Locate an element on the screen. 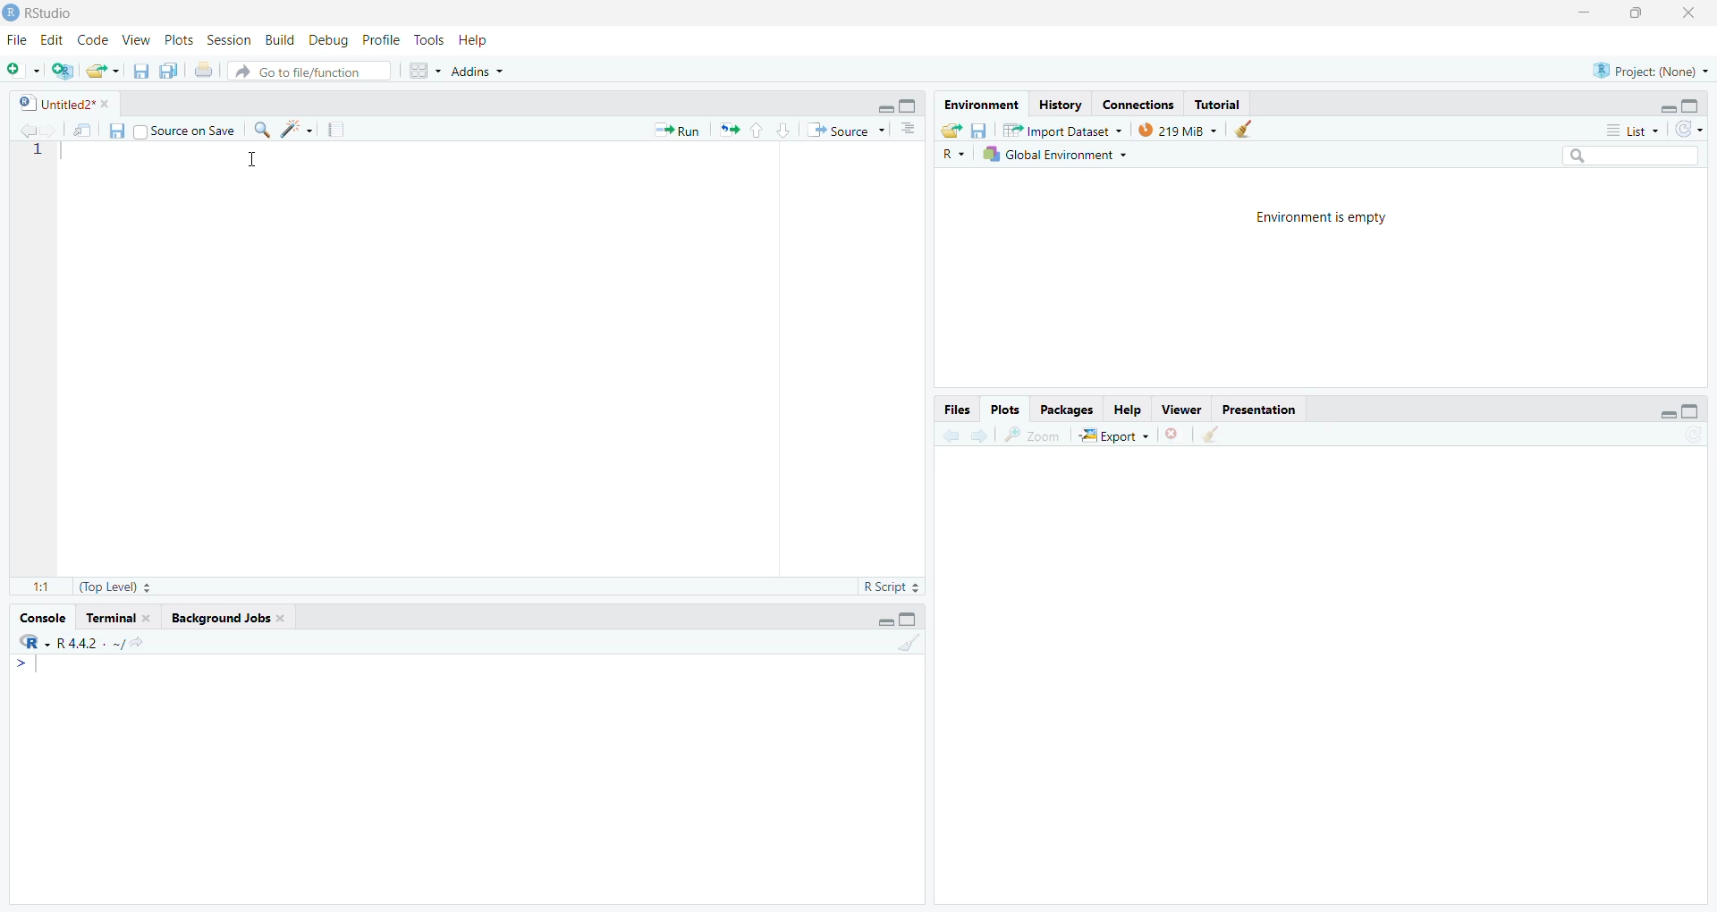  Profile is located at coordinates (383, 39).